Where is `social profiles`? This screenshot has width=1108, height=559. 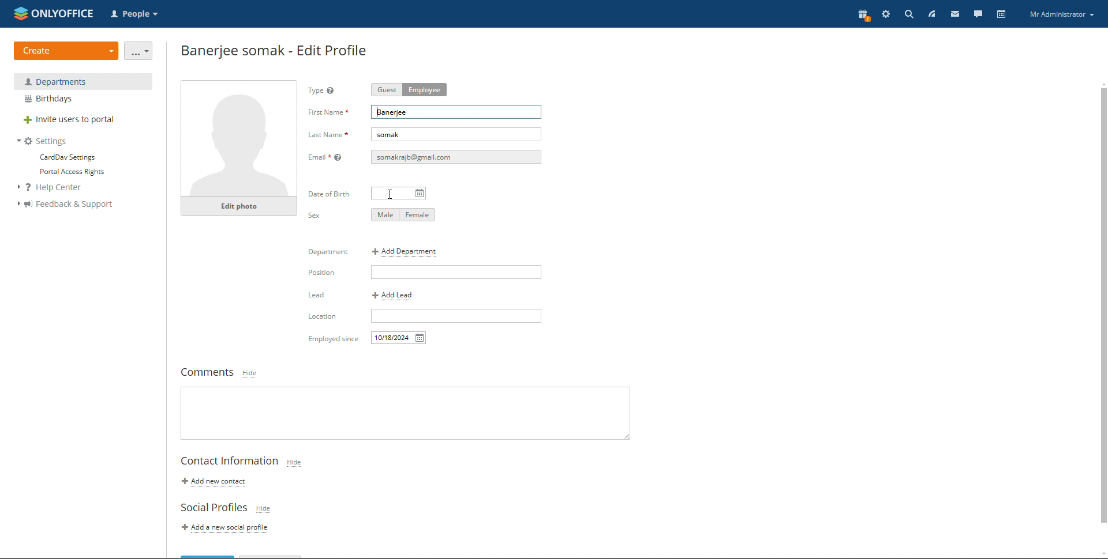
social profiles is located at coordinates (213, 508).